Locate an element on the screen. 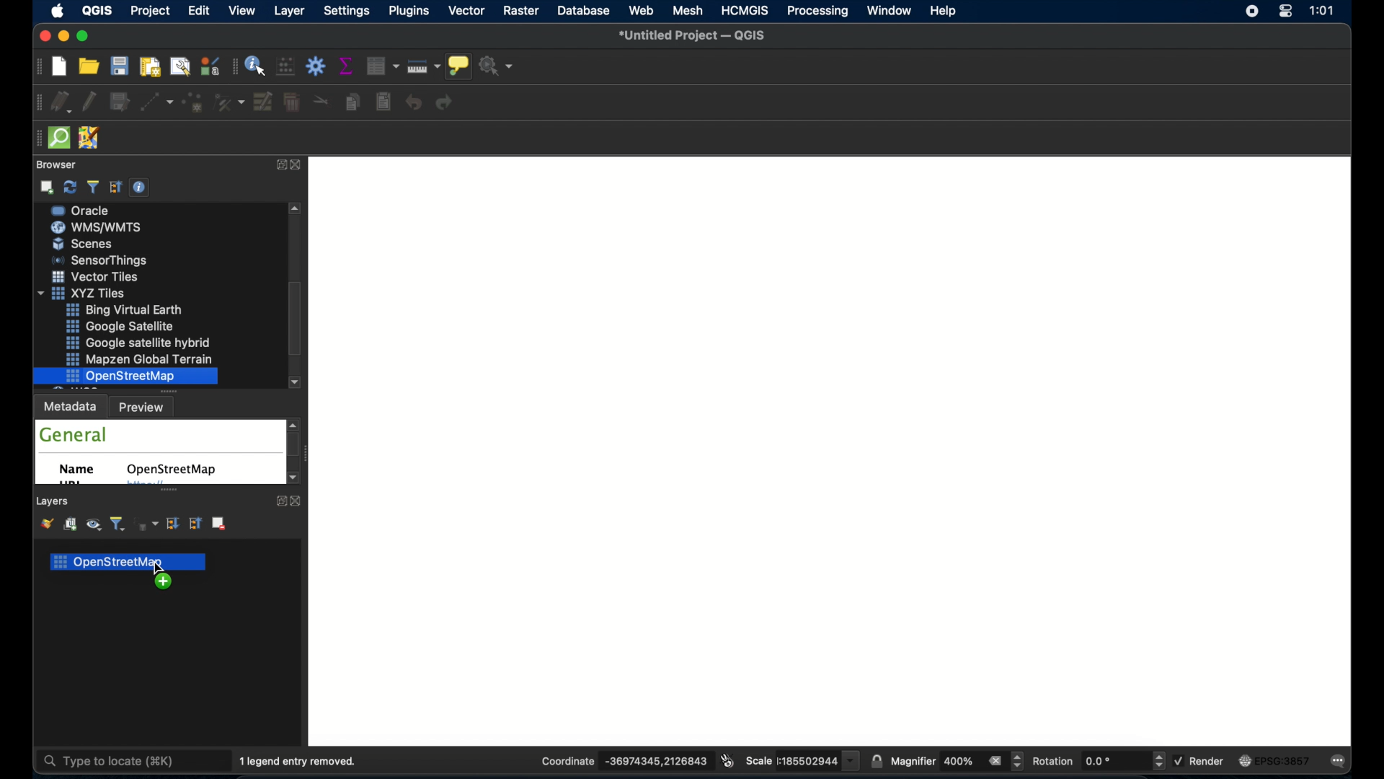  apple icon is located at coordinates (56, 11).